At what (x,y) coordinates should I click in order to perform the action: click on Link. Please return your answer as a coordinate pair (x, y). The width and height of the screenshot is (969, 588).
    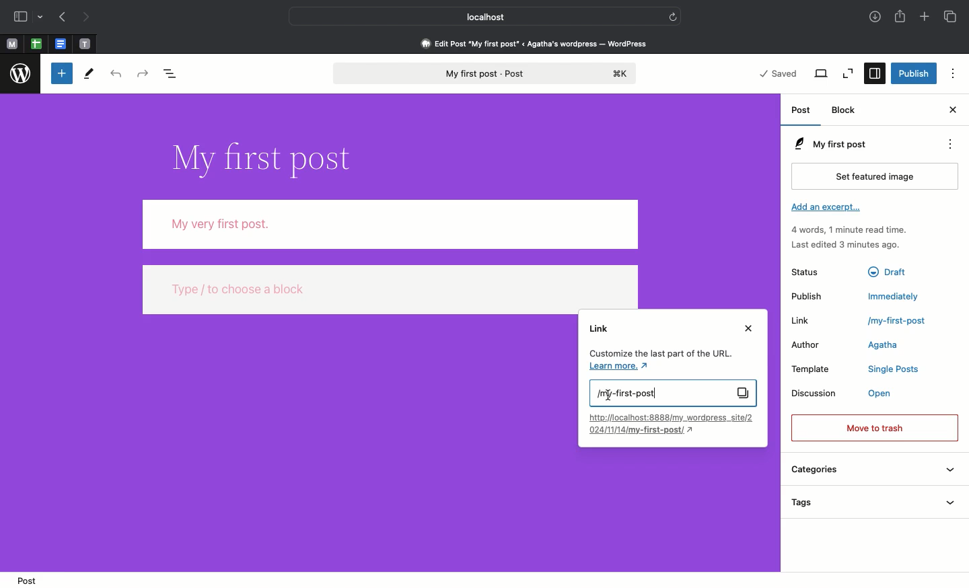
    Looking at the image, I should click on (600, 328).